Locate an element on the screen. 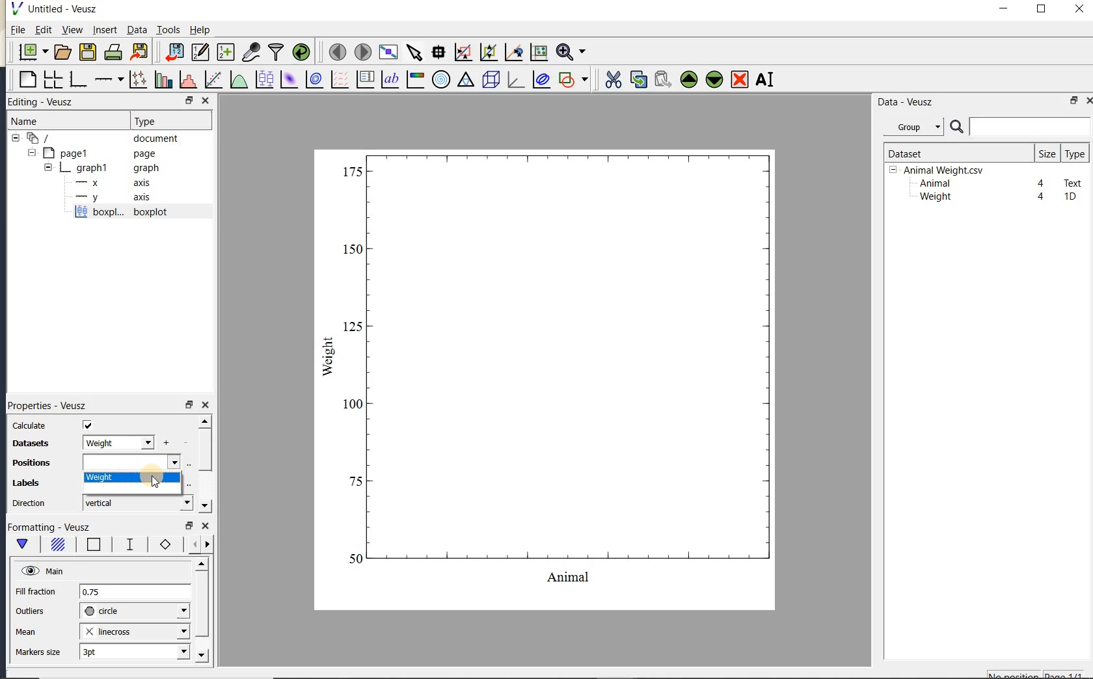 Image resolution: width=1093 pixels, height=679 pixels. paste widget from the clipboard is located at coordinates (663, 81).